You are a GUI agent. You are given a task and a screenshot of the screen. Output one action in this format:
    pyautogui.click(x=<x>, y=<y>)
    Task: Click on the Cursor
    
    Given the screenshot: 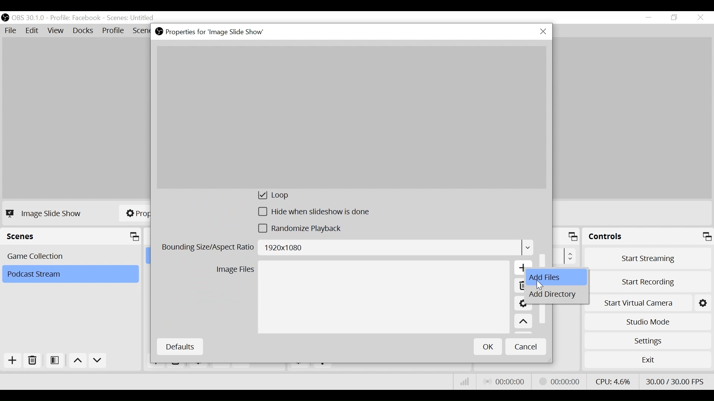 What is the action you would take?
    pyautogui.click(x=542, y=284)
    